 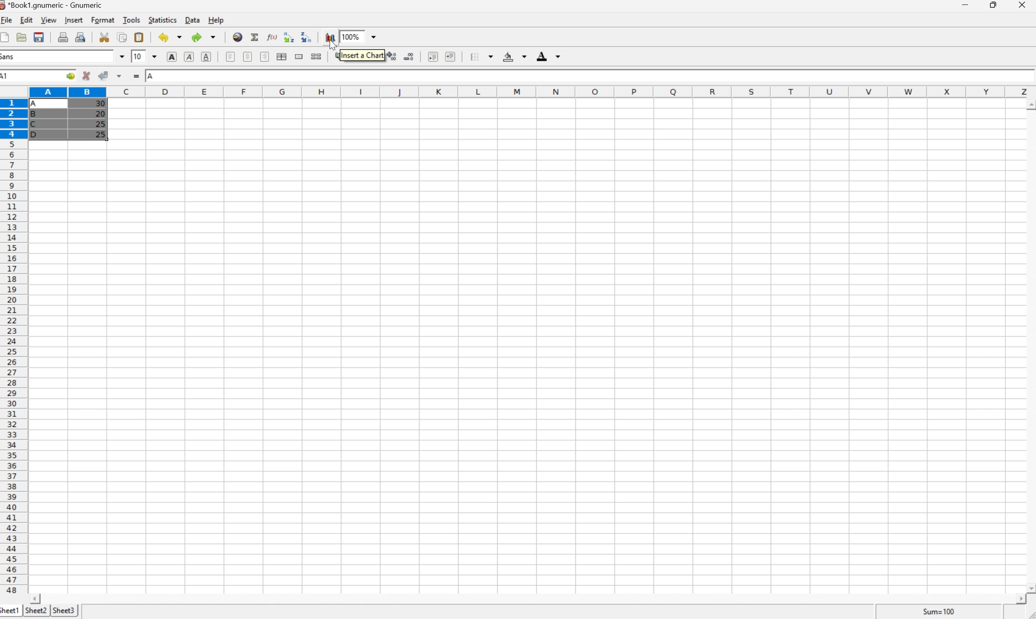 What do you see at coordinates (102, 75) in the screenshot?
I see `Accept Changes` at bounding box center [102, 75].